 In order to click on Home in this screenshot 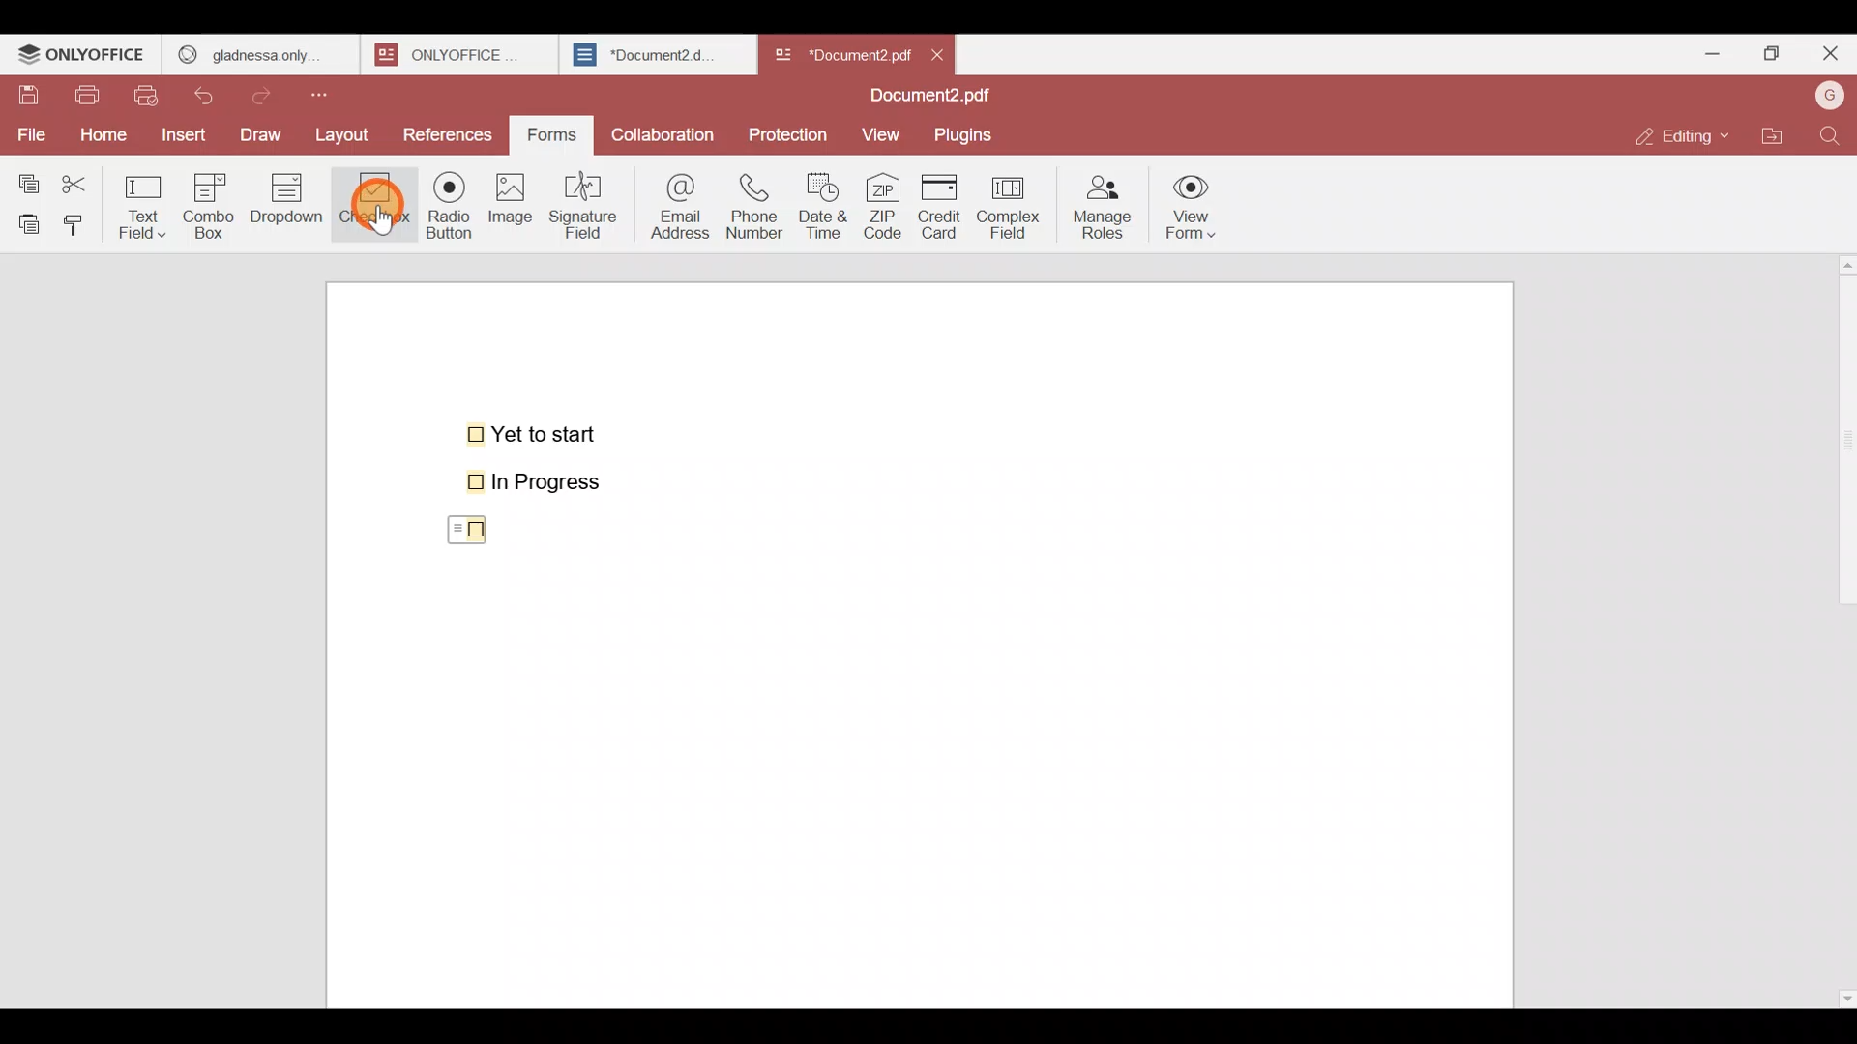, I will do `click(100, 134)`.